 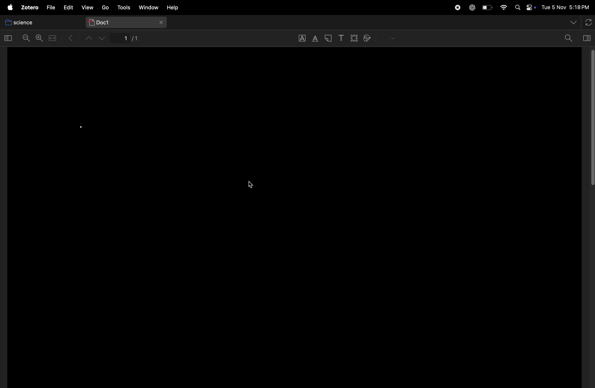 What do you see at coordinates (566, 7) in the screenshot?
I see `time and date` at bounding box center [566, 7].